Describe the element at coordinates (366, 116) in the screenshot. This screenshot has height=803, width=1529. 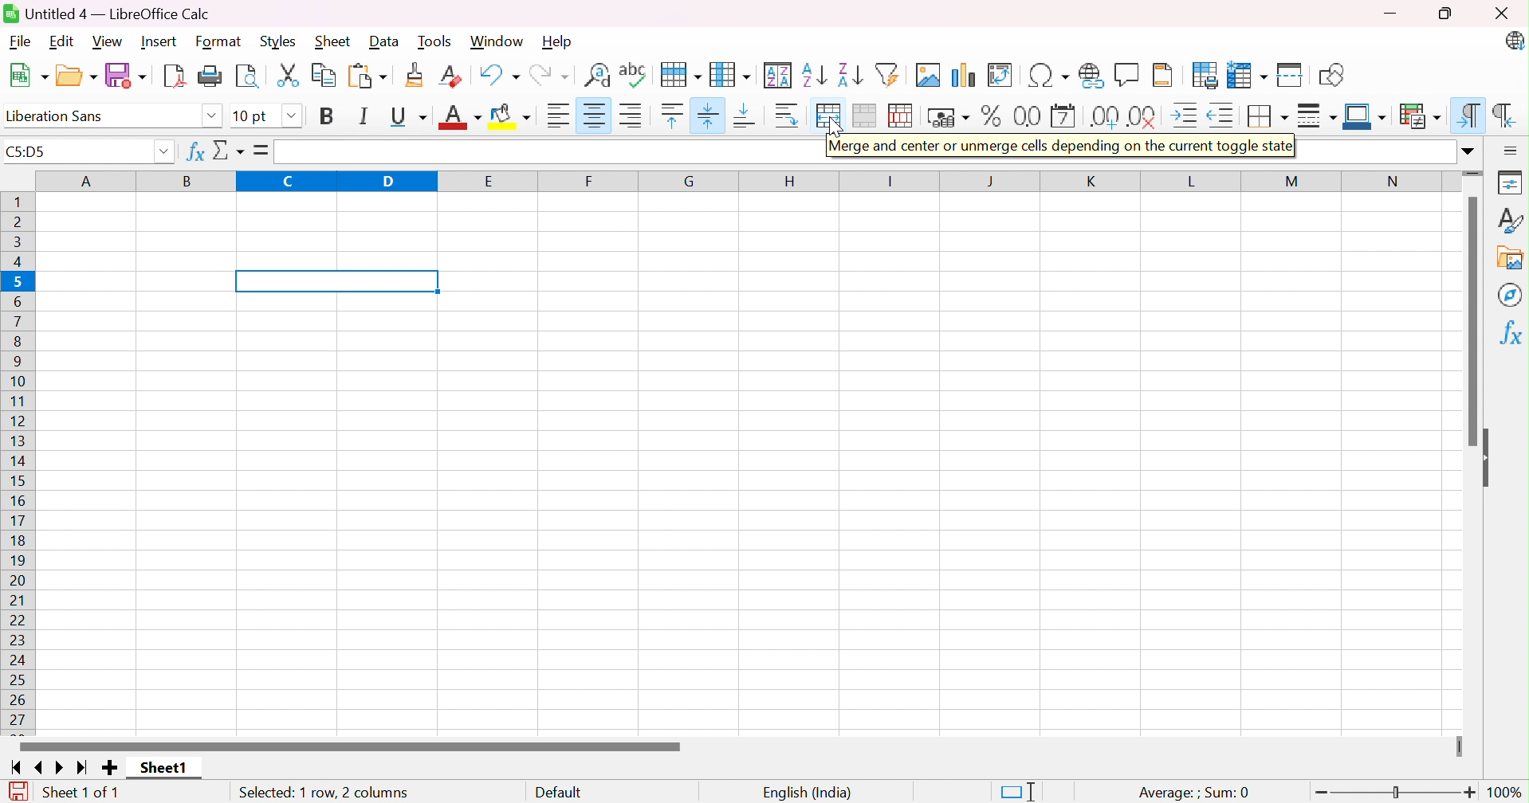
I see `Italic` at that location.